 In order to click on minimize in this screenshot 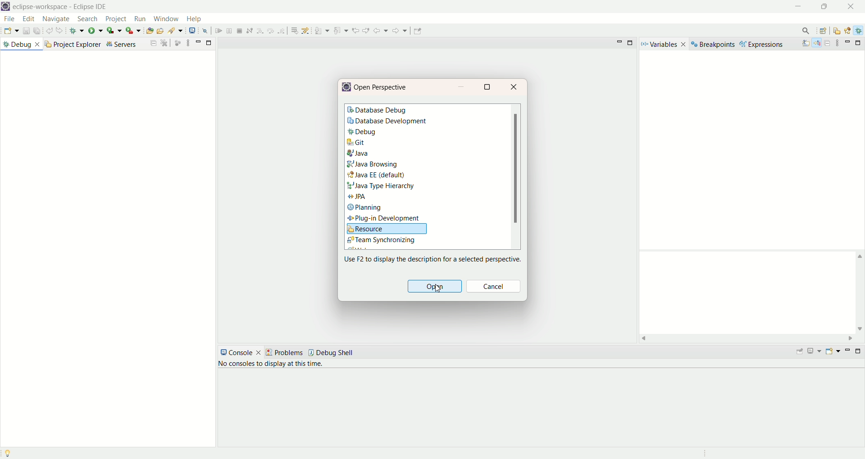, I will do `click(464, 86)`.